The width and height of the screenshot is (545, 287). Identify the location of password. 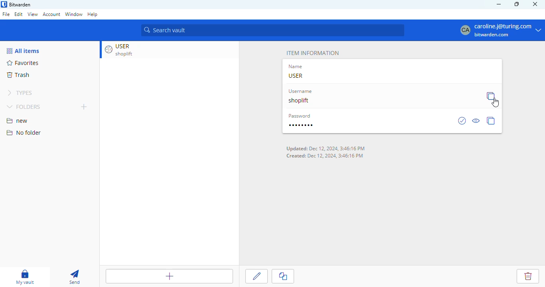
(301, 125).